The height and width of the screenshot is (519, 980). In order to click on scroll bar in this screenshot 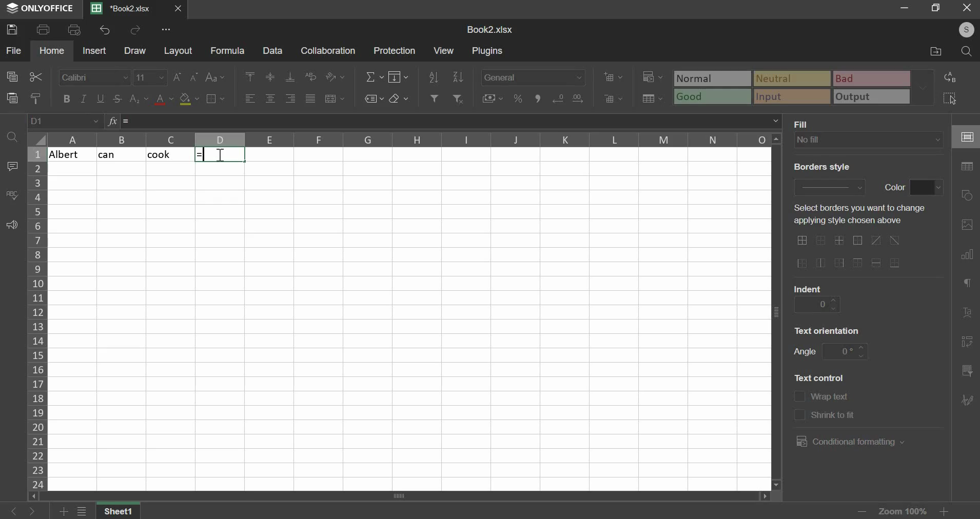, I will do `click(397, 496)`.